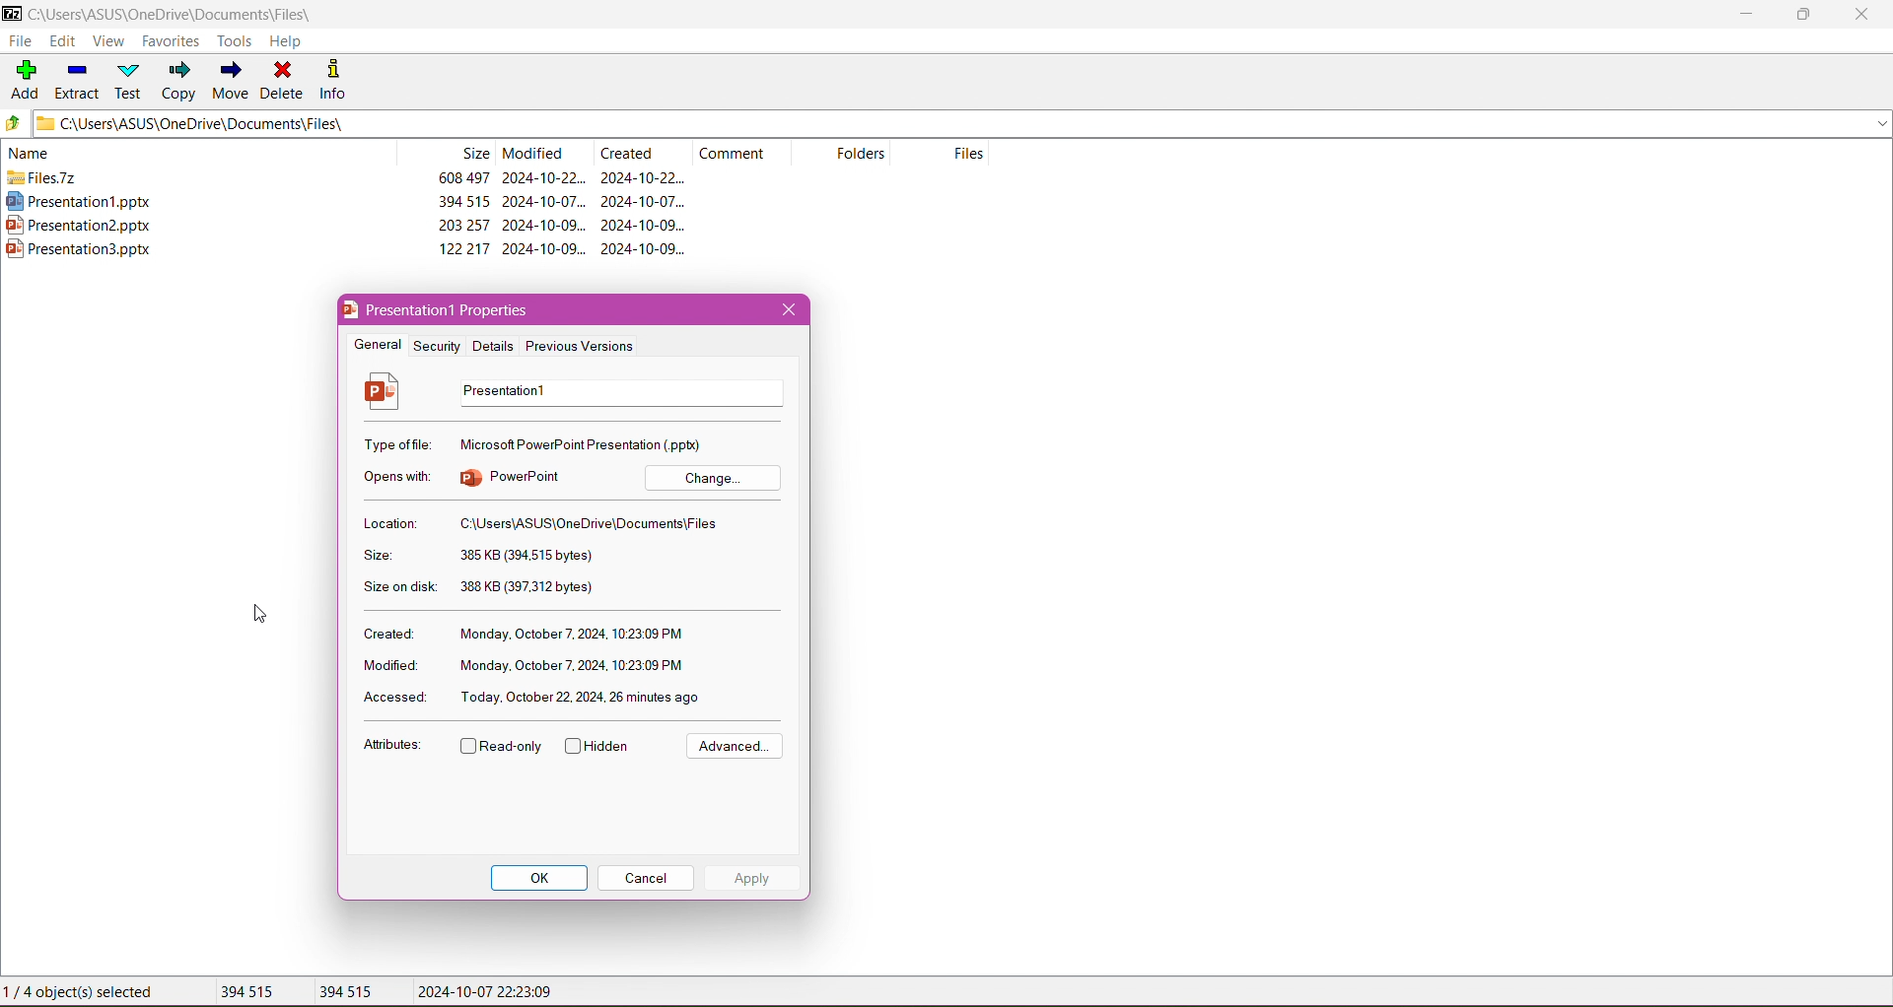 The image size is (1893, 1007). Describe the element at coordinates (550, 558) in the screenshot. I see `385 KB (394,515 bytes)` at that location.